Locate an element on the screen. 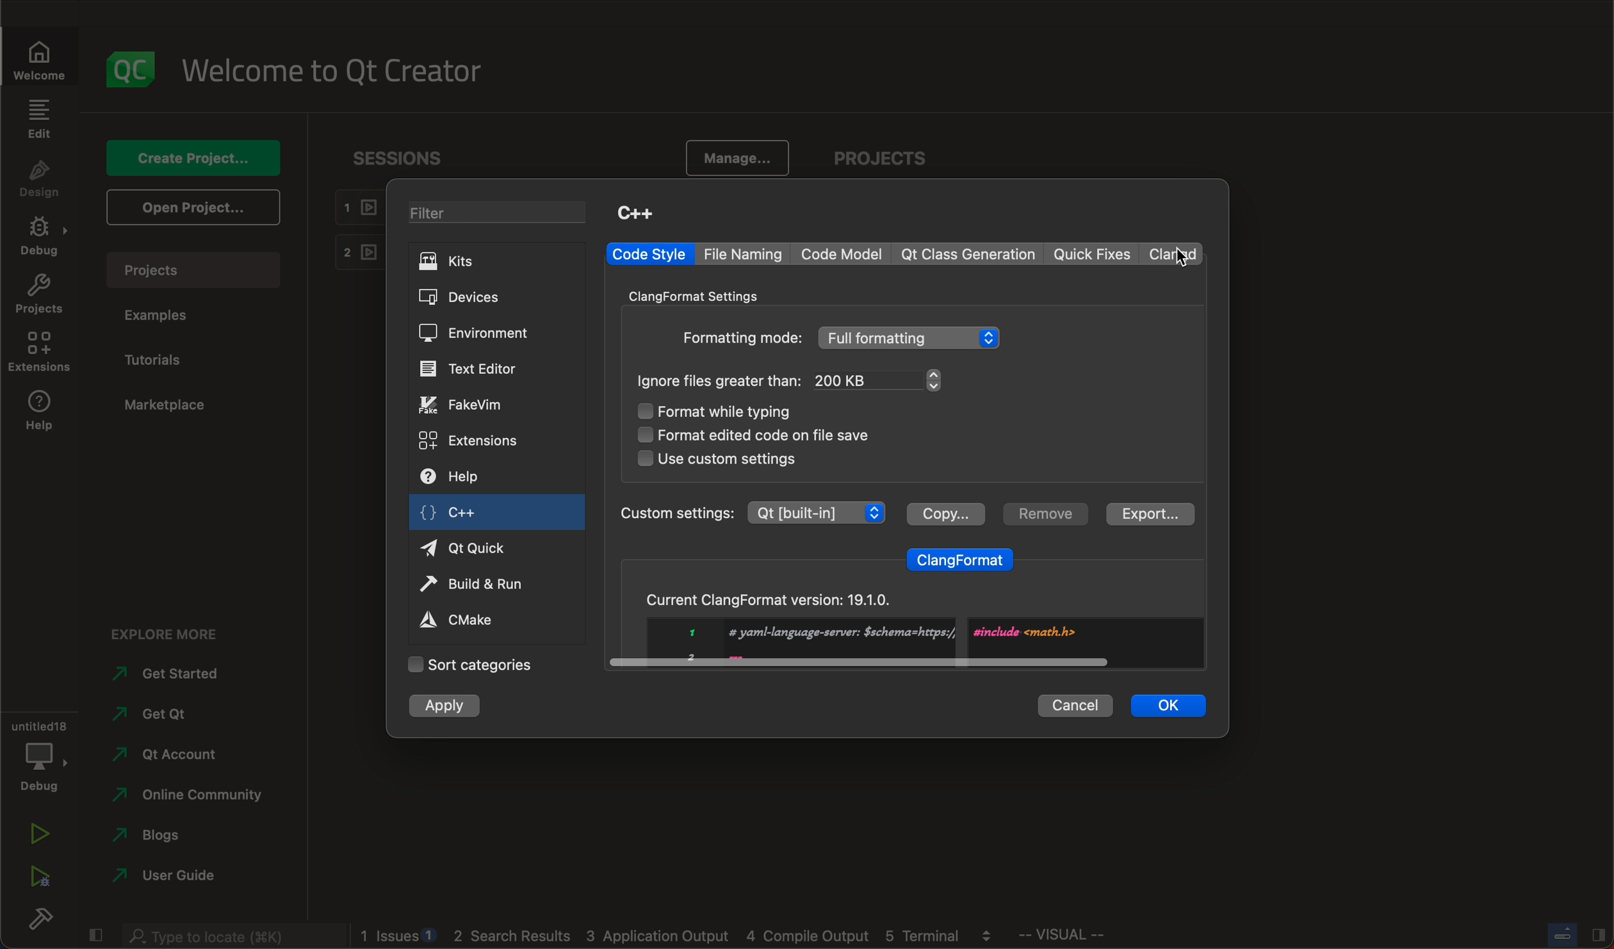  design is located at coordinates (44, 181).